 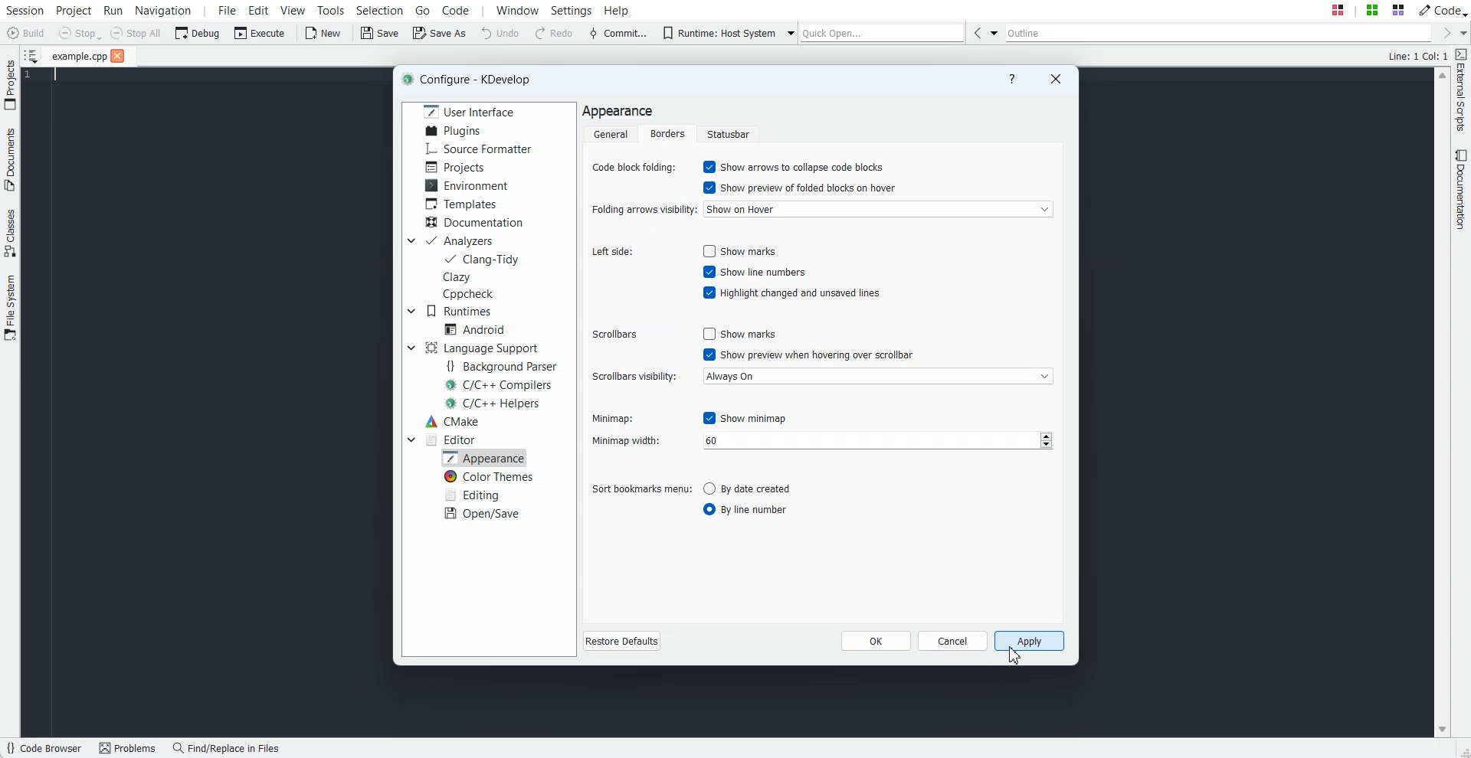 I want to click on Project, so click(x=73, y=10).